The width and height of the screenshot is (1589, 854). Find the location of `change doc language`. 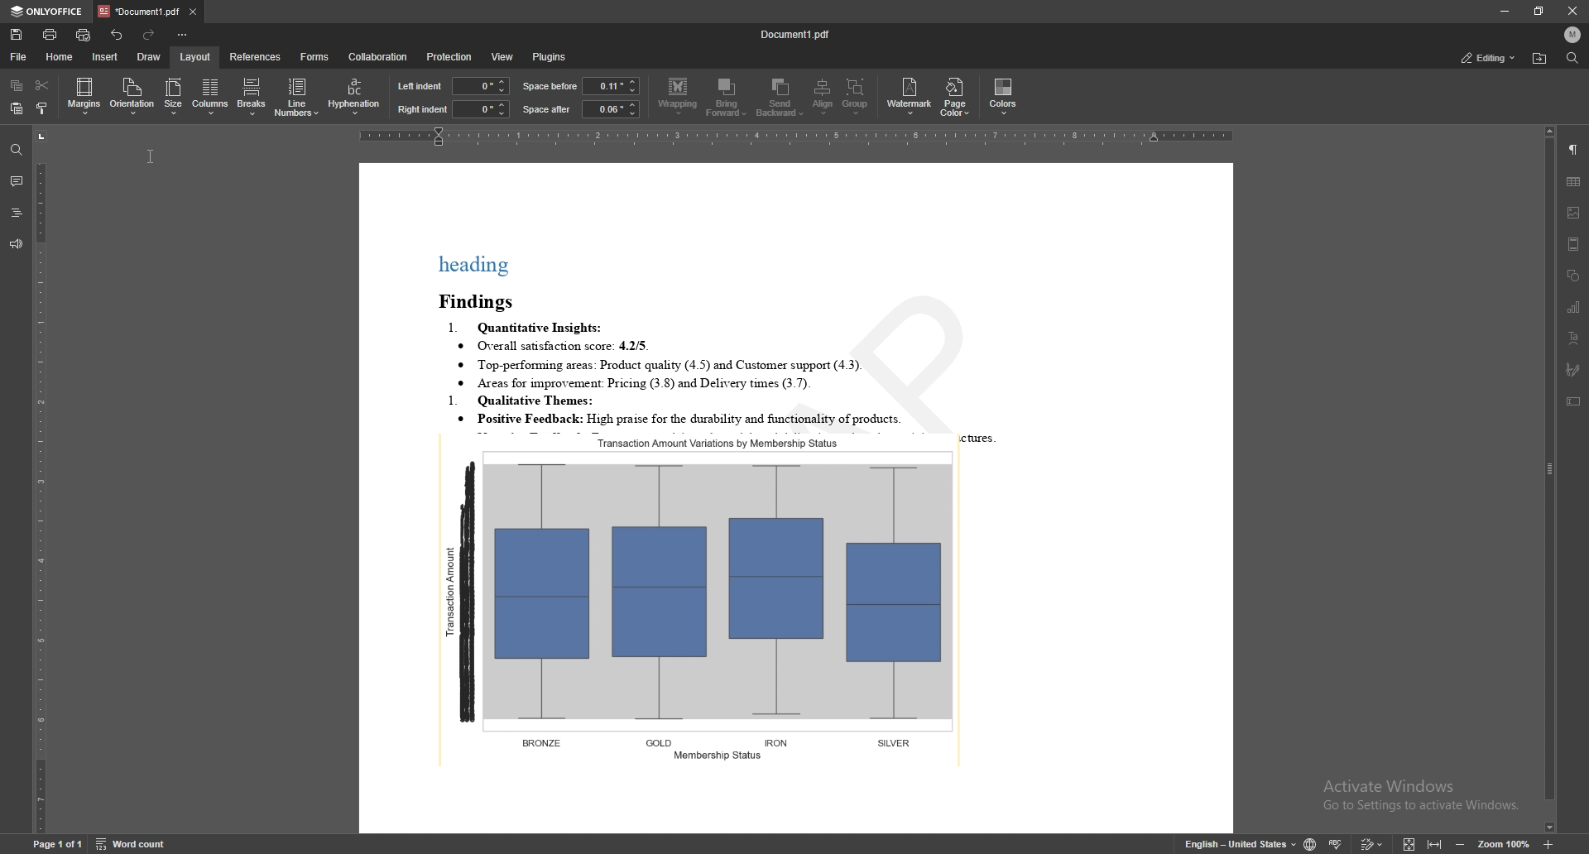

change doc language is located at coordinates (1311, 842).